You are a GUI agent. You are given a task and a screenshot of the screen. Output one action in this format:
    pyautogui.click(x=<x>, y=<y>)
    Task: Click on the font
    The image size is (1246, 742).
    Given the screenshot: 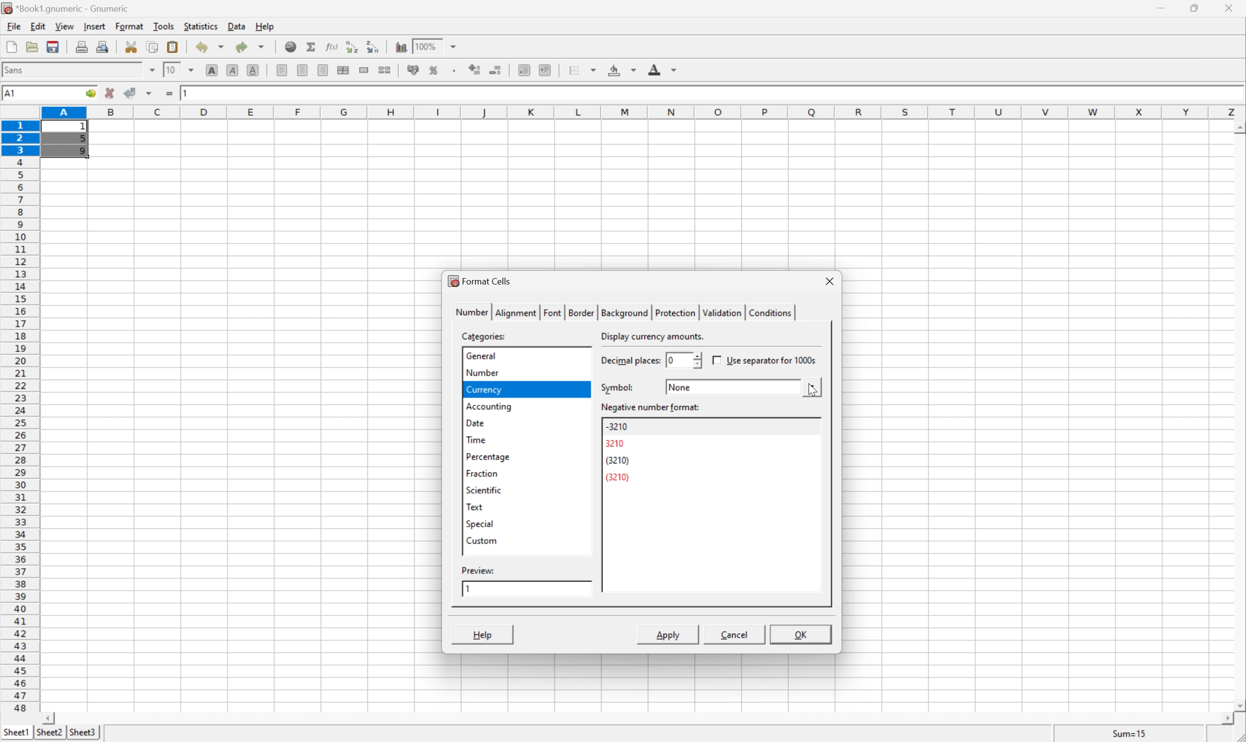 What is the action you would take?
    pyautogui.click(x=552, y=312)
    